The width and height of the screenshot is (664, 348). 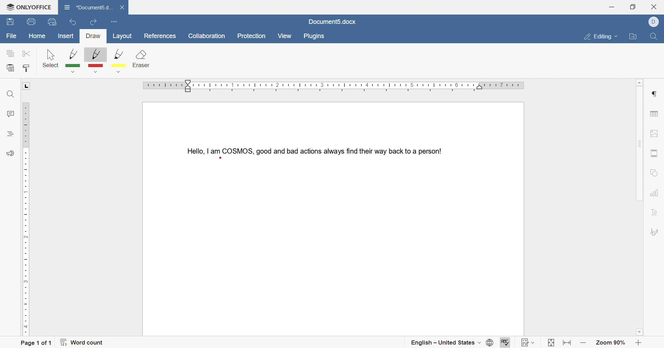 I want to click on *document5.docx, so click(x=88, y=6).